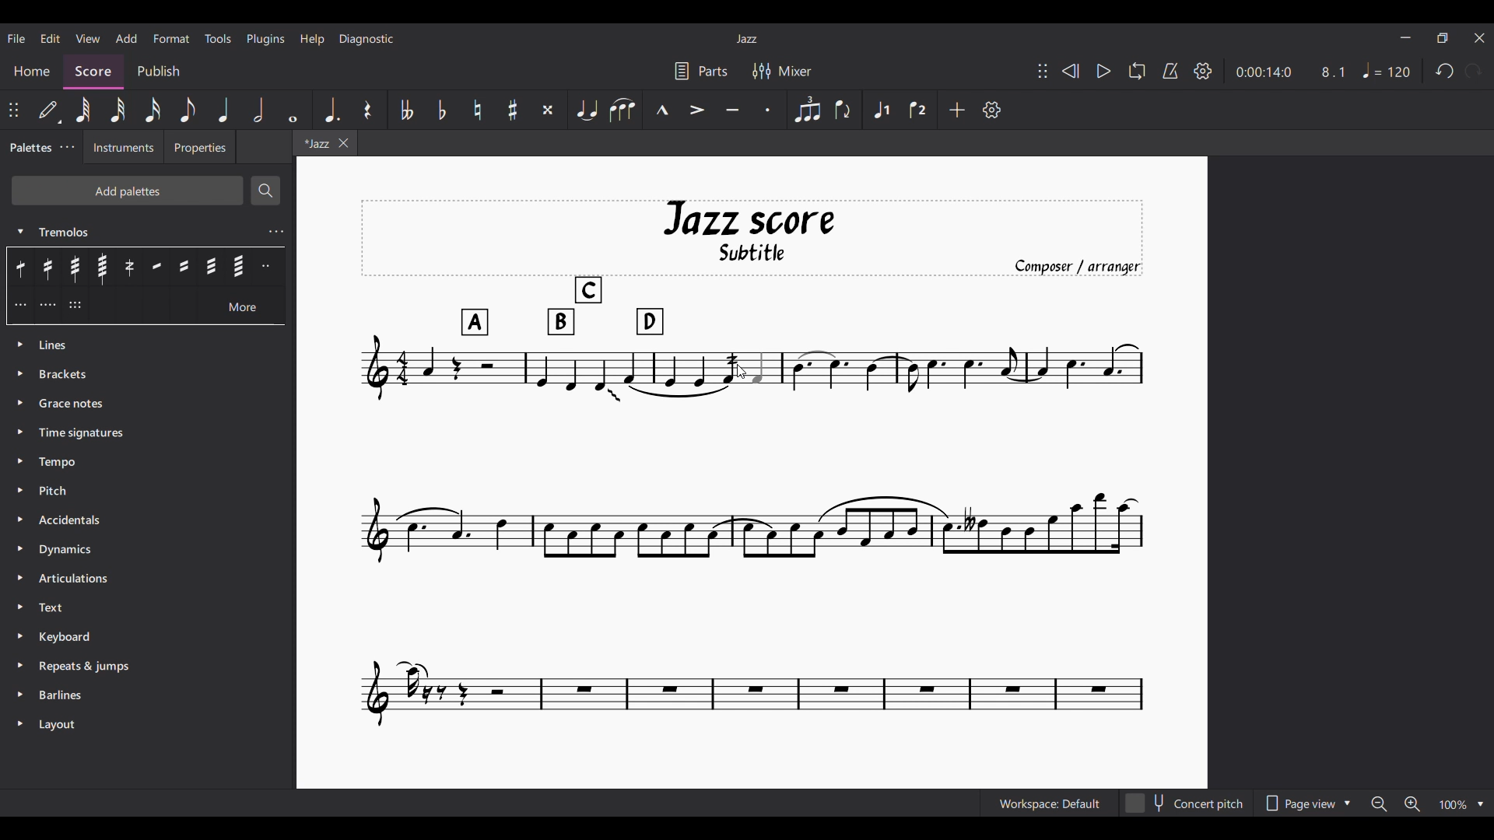 The width and height of the screenshot is (1494, 840). Describe the element at coordinates (1070, 71) in the screenshot. I see `Rewind` at that location.